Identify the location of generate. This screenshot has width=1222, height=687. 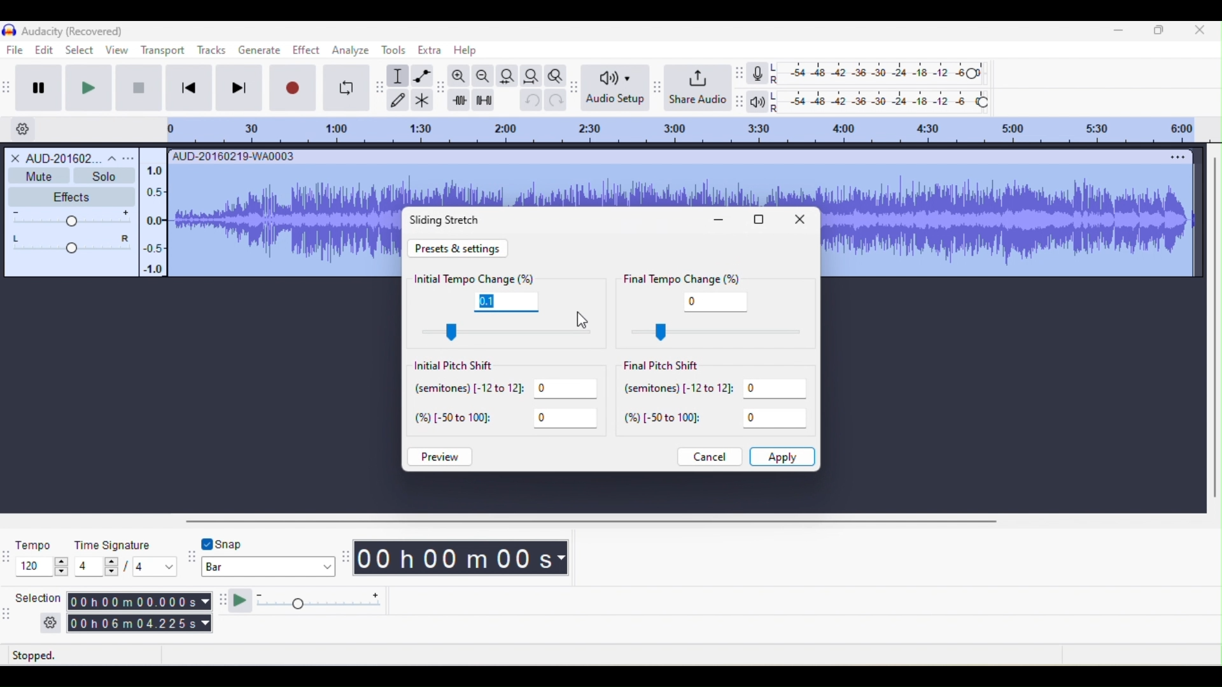
(259, 50).